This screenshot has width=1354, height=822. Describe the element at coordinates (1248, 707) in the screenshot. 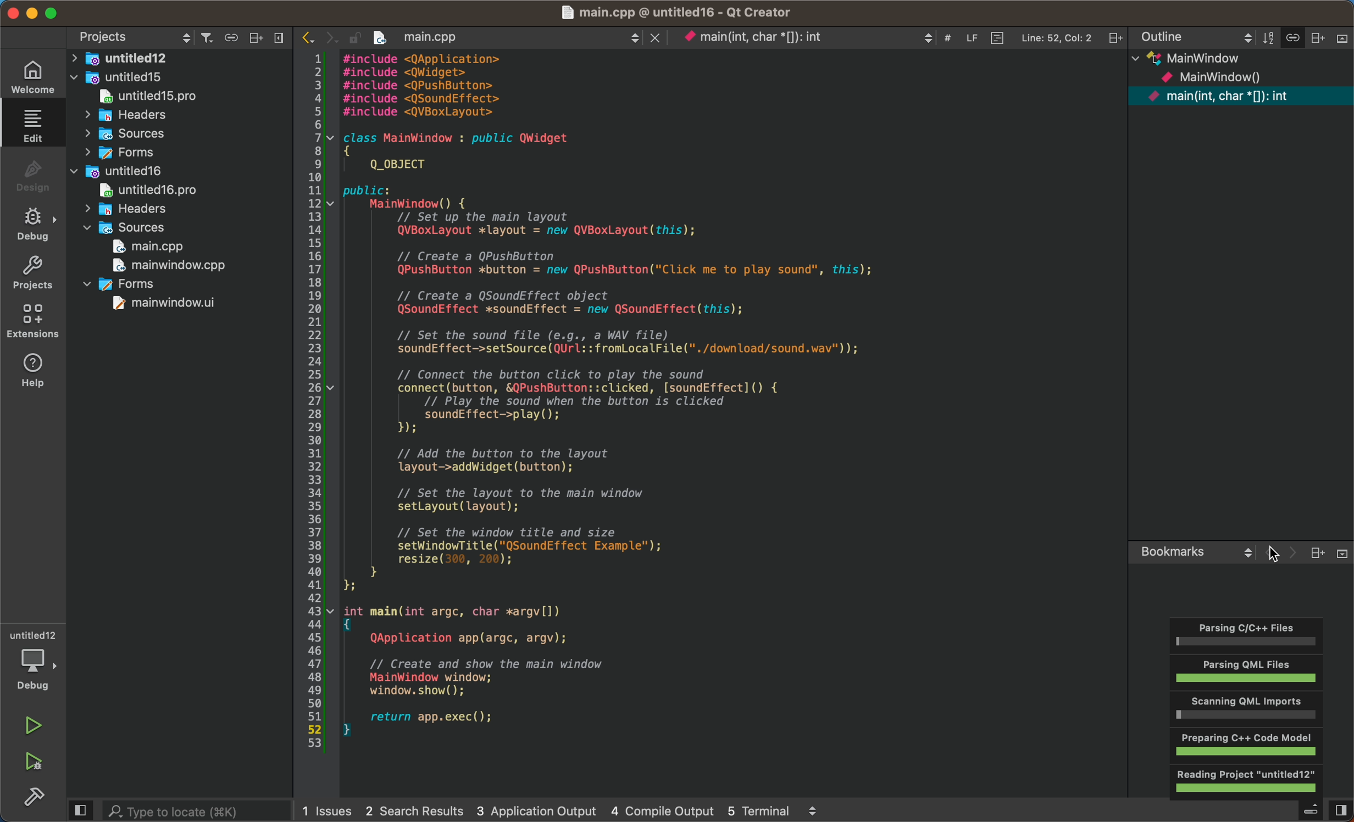

I see `running and setup` at that location.